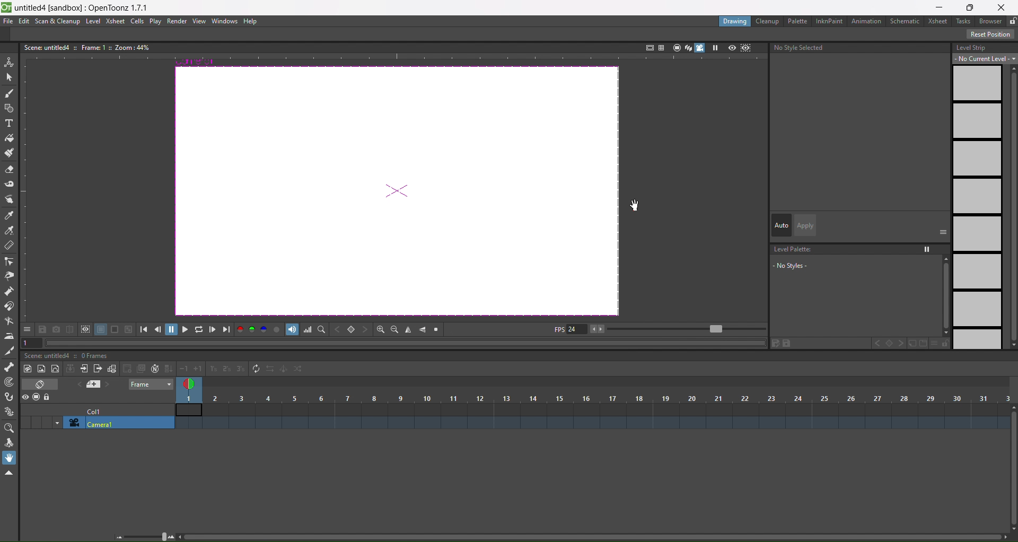 This screenshot has width=1018, height=542. I want to click on 0 frames, so click(98, 356).